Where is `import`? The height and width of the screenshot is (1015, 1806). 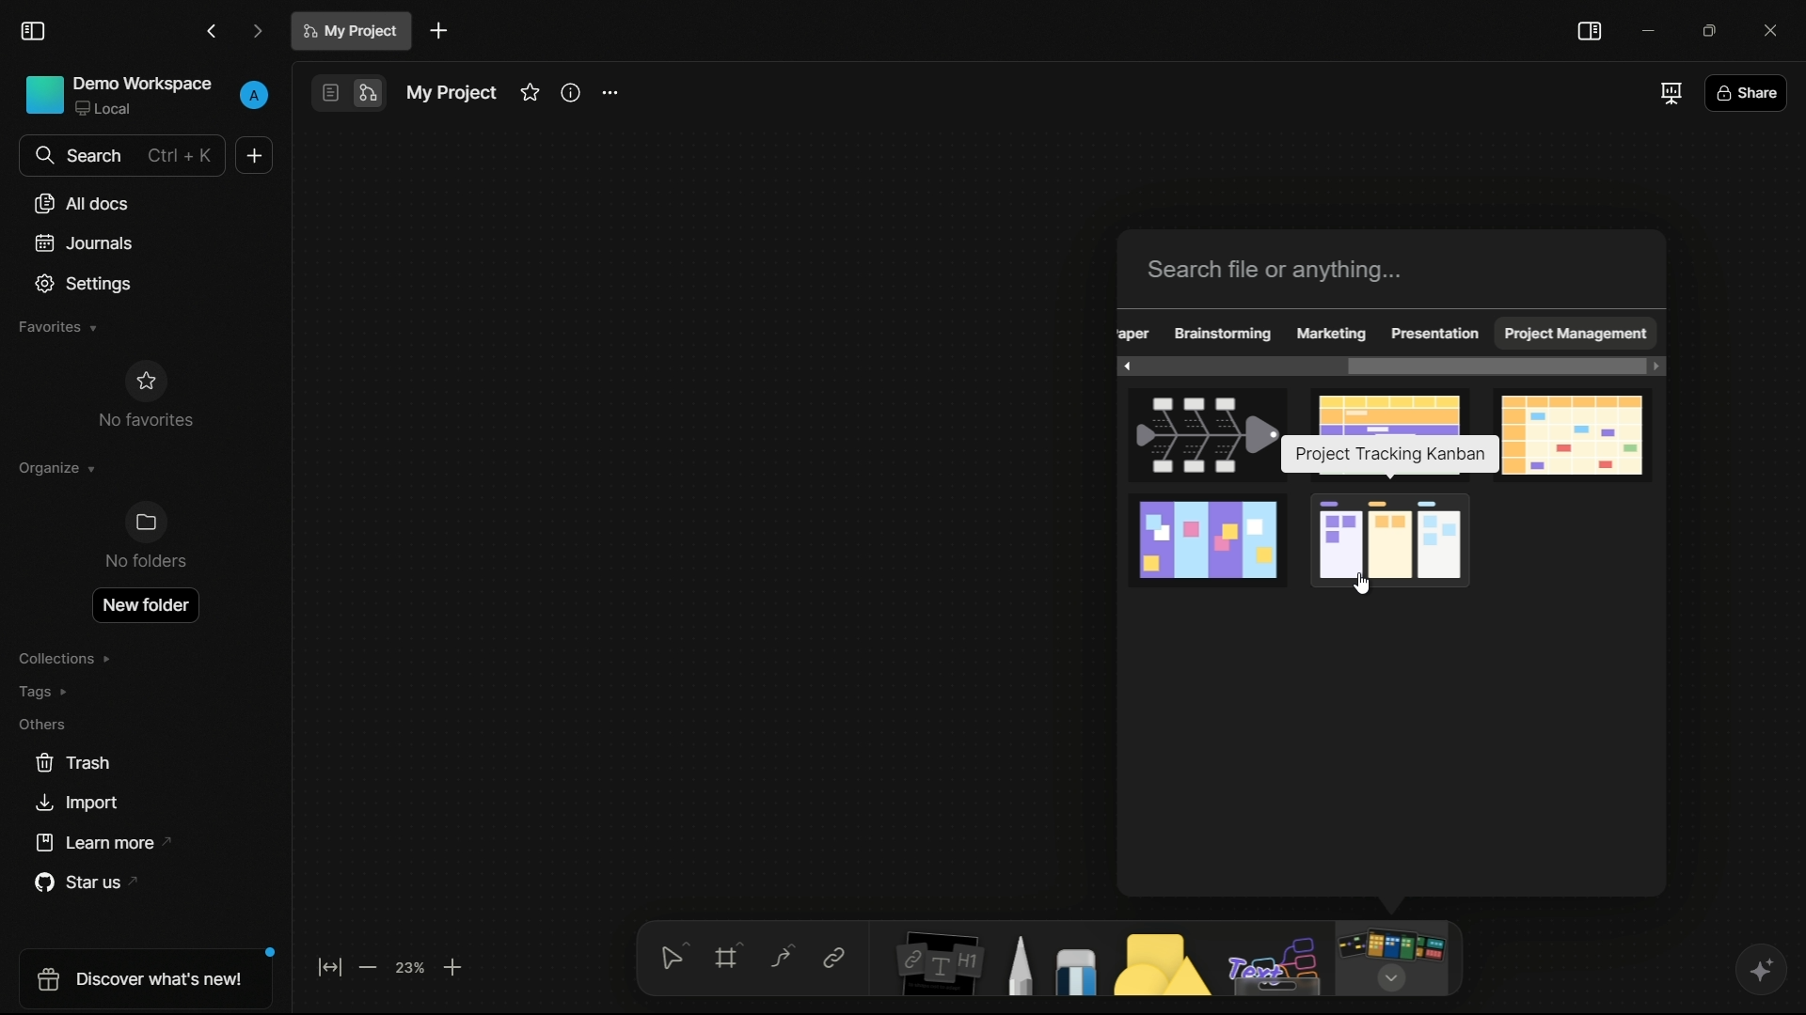 import is located at coordinates (75, 804).